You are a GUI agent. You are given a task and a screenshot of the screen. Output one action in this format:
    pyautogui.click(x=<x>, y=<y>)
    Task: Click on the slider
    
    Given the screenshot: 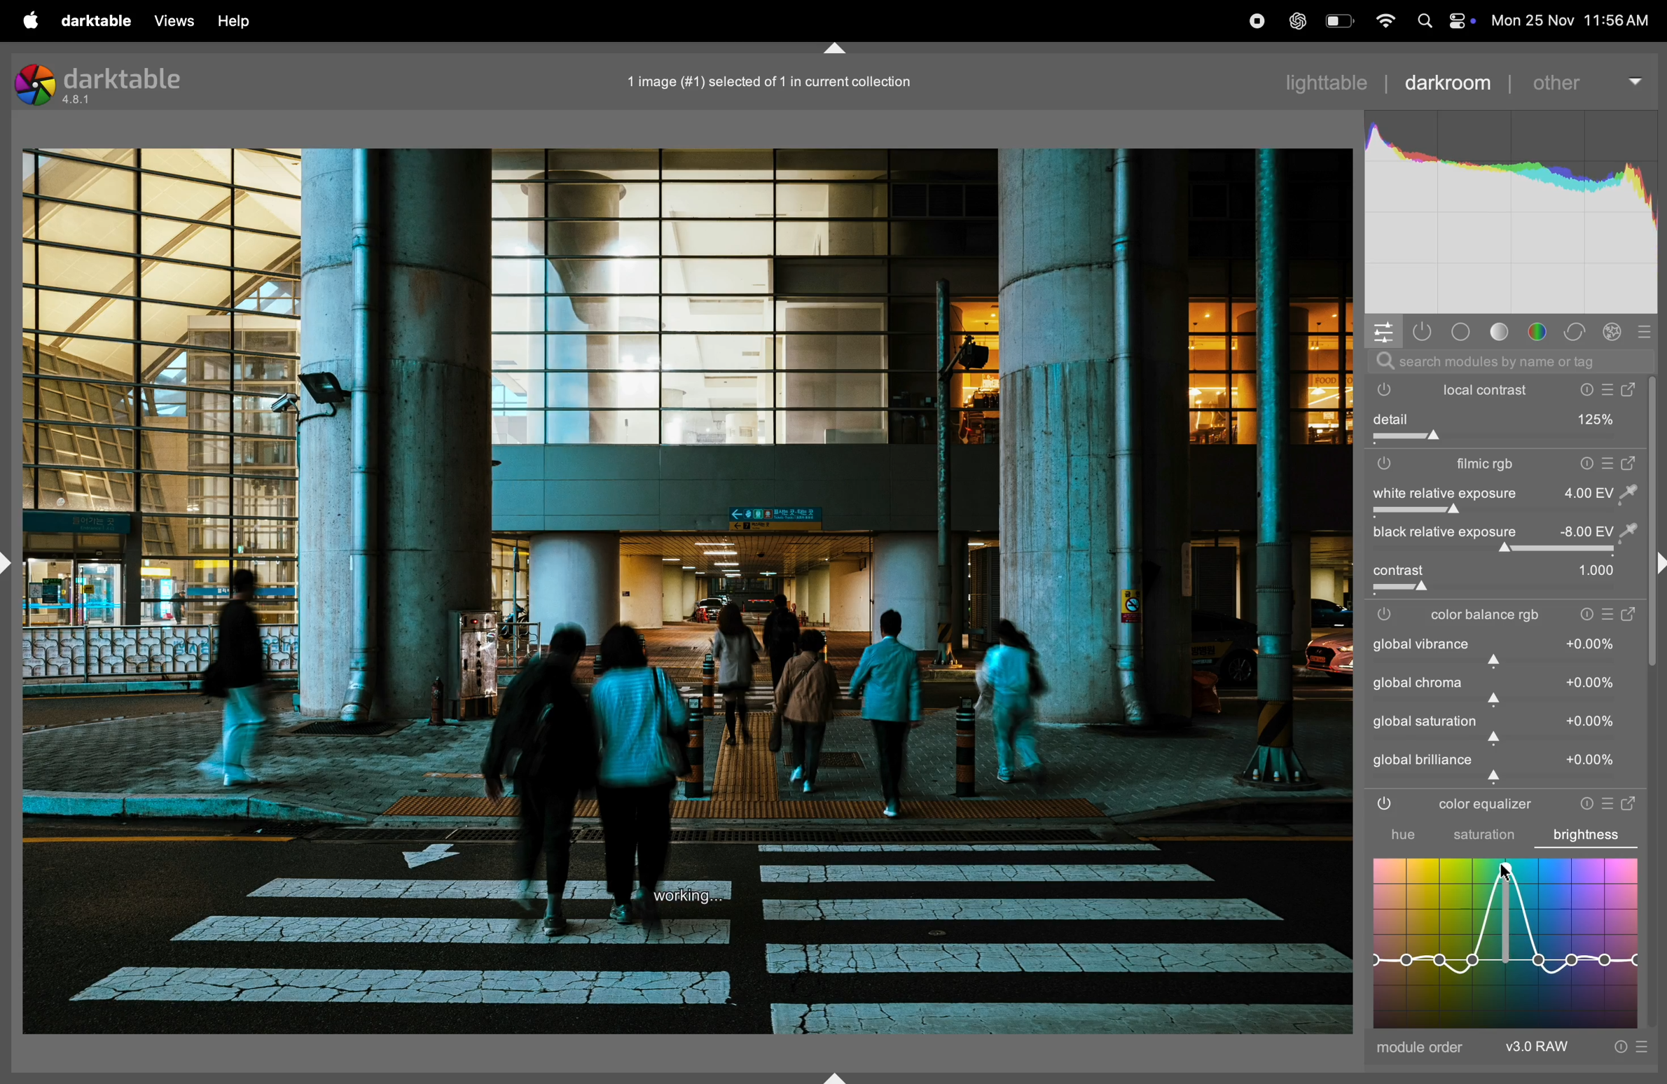 What is the action you would take?
    pyautogui.click(x=1510, y=589)
    